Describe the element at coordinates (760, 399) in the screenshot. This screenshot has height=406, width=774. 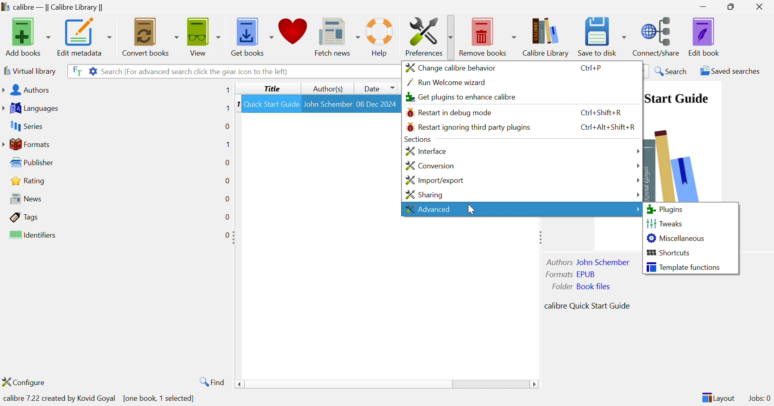
I see `Jobs: 0` at that location.